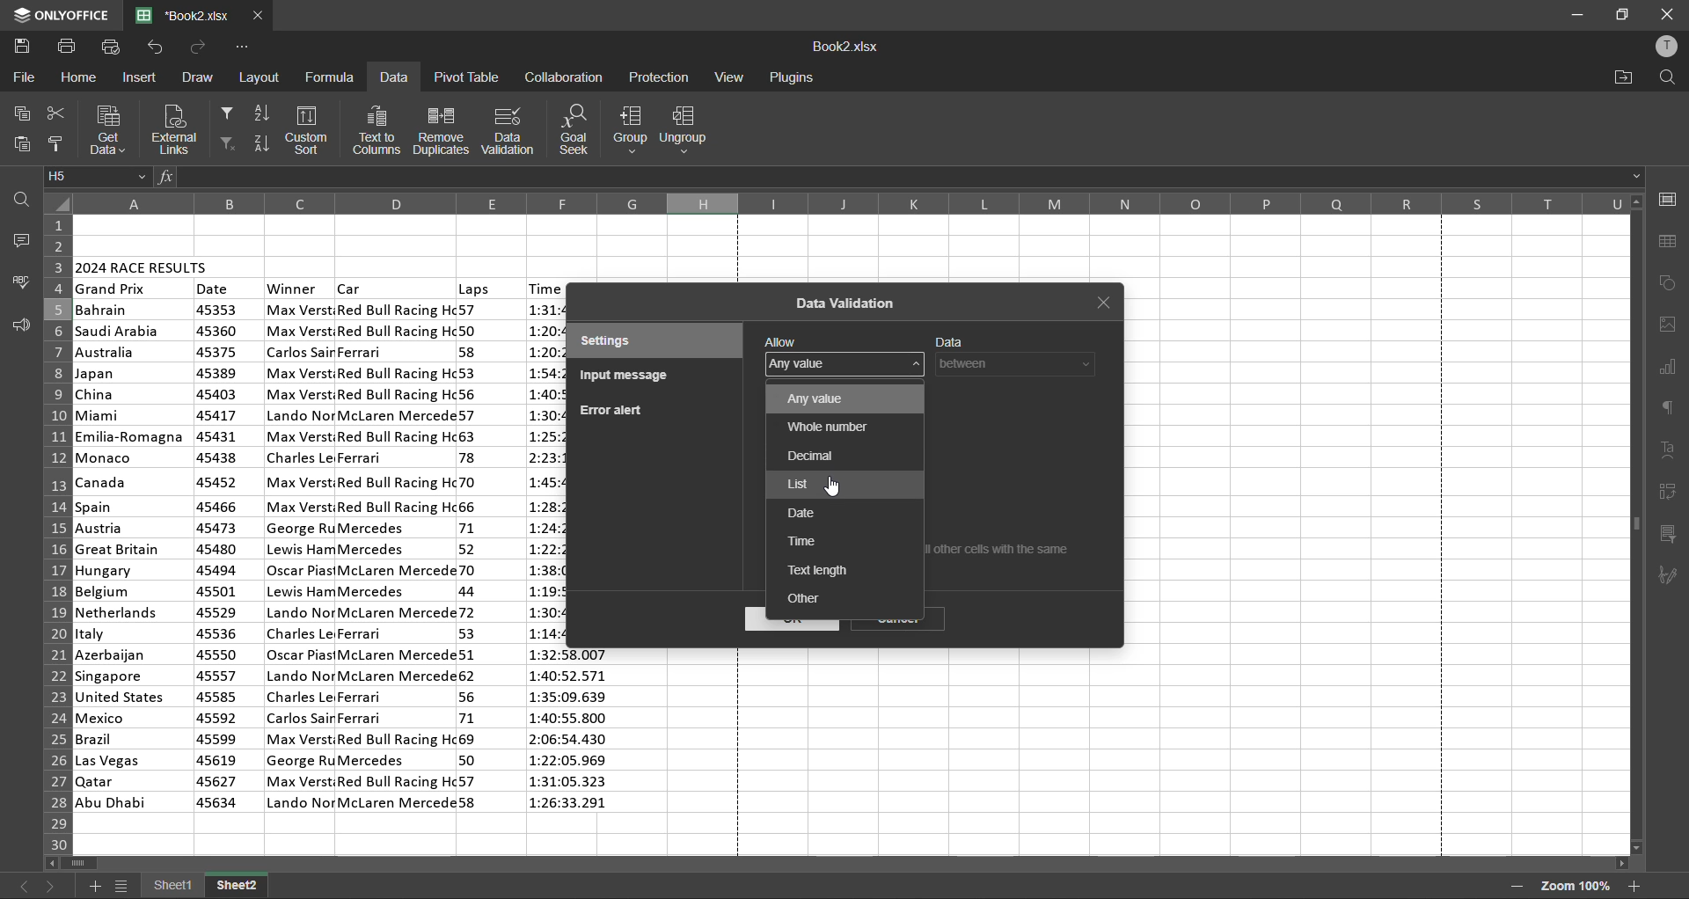 The height and width of the screenshot is (899, 1689). I want to click on cursor, so click(835, 486).